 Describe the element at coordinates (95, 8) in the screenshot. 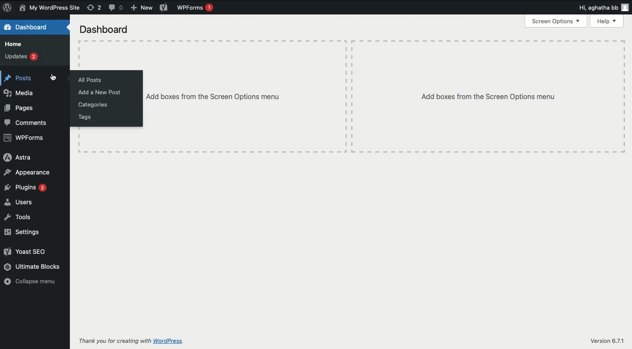

I see `Revisions` at that location.